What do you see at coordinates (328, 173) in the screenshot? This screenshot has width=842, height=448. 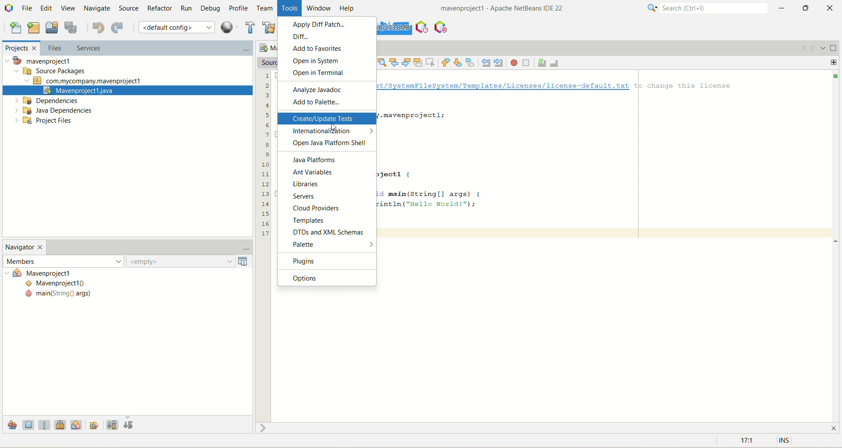 I see `ant variables` at bounding box center [328, 173].